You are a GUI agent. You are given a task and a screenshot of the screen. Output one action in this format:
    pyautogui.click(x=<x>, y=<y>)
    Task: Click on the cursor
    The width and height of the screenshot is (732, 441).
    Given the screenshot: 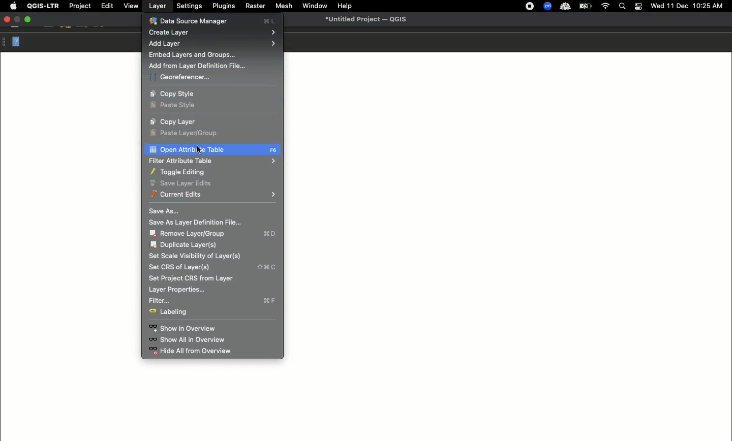 What is the action you would take?
    pyautogui.click(x=200, y=148)
    